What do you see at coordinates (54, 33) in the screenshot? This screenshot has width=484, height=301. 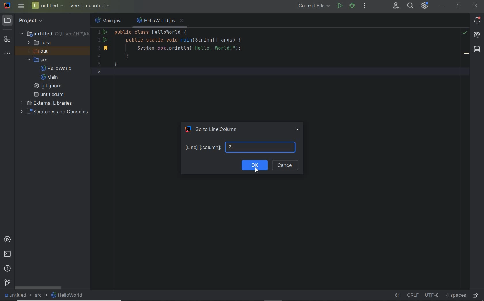 I see `untitled` at bounding box center [54, 33].